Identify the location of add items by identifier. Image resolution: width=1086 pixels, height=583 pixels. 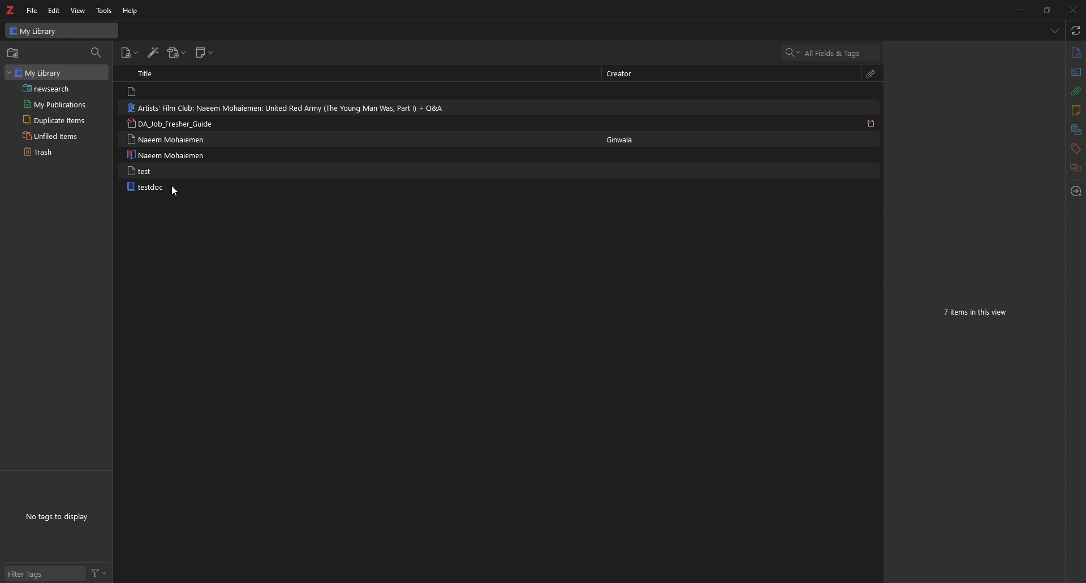
(152, 53).